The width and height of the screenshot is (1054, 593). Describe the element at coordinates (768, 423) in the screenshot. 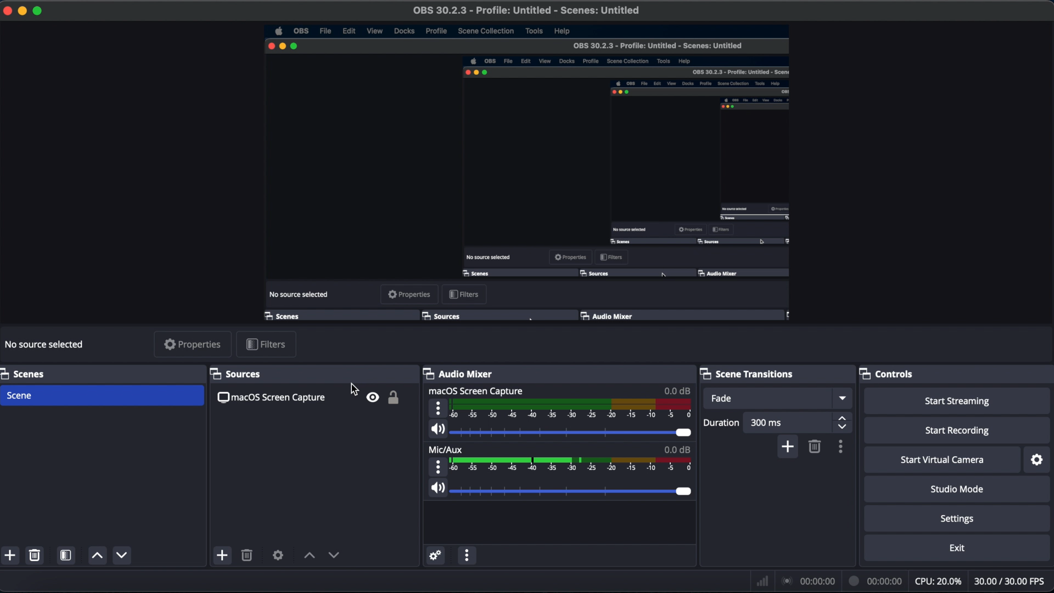

I see `duration value field` at that location.